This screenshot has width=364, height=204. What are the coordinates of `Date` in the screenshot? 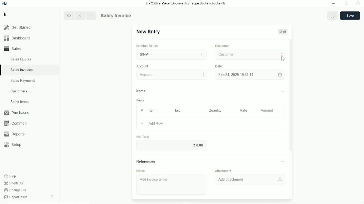 It's located at (218, 66).